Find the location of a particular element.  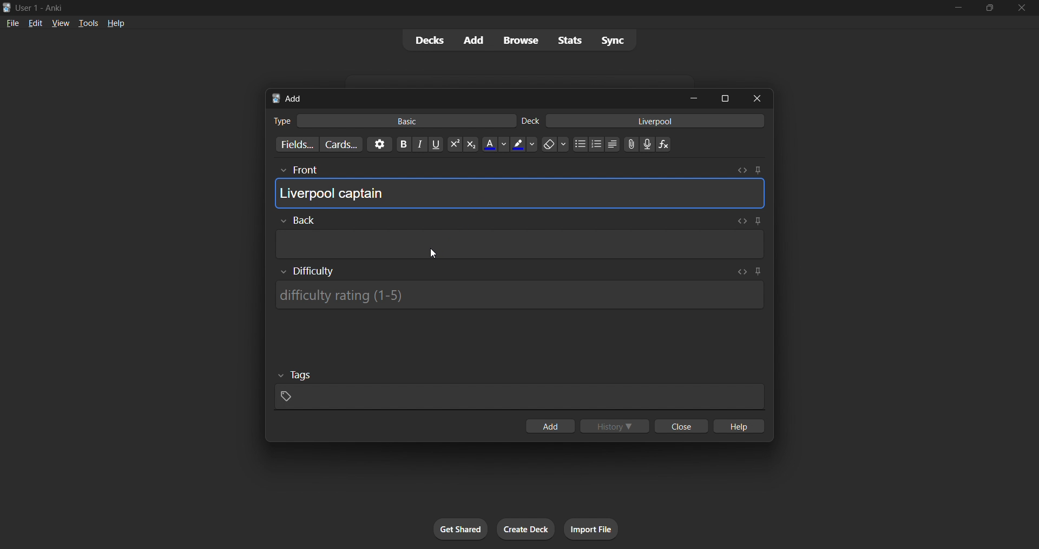

Subscript is located at coordinates (471, 144).